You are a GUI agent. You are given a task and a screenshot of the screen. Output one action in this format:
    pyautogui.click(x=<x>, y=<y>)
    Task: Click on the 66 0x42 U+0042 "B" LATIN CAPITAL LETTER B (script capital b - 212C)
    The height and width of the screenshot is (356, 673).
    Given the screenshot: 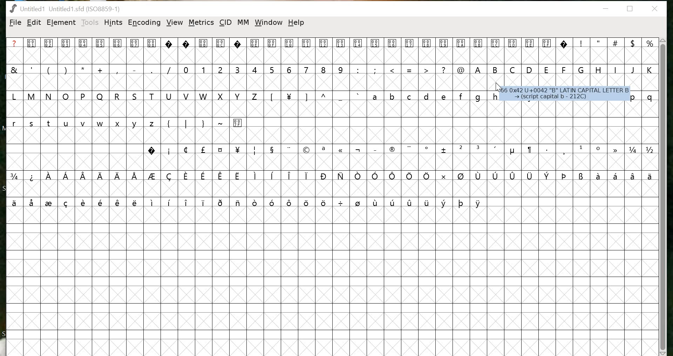 What is the action you would take?
    pyautogui.click(x=565, y=94)
    